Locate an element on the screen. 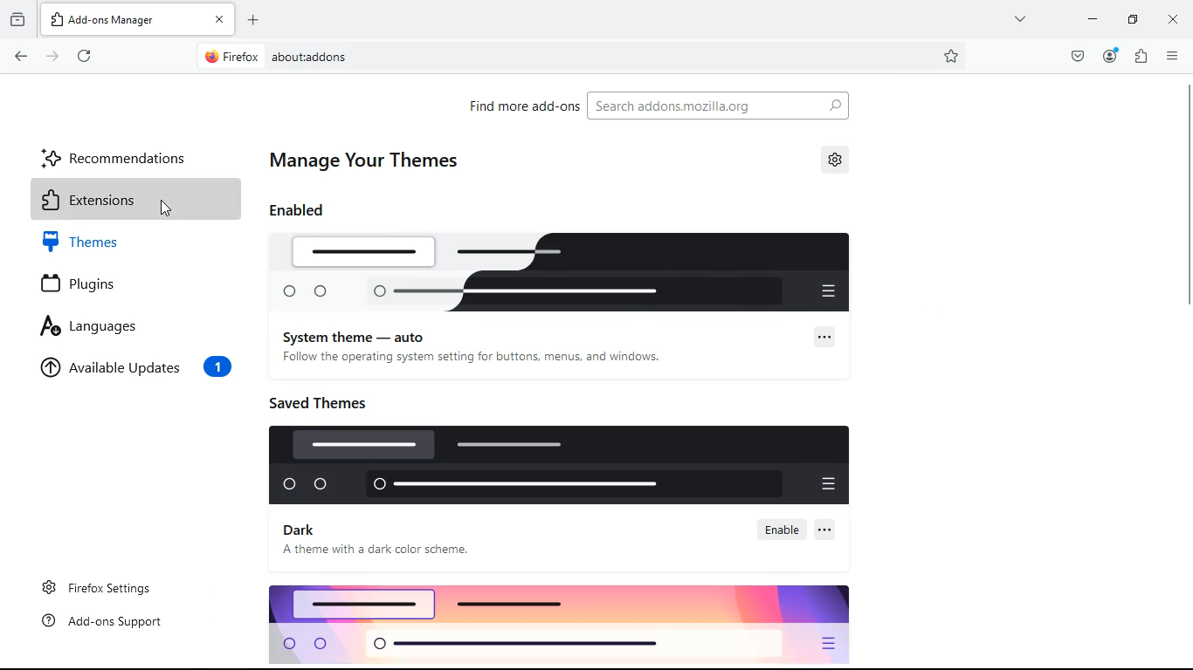 The height and width of the screenshot is (670, 1193). dark is located at coordinates (300, 530).